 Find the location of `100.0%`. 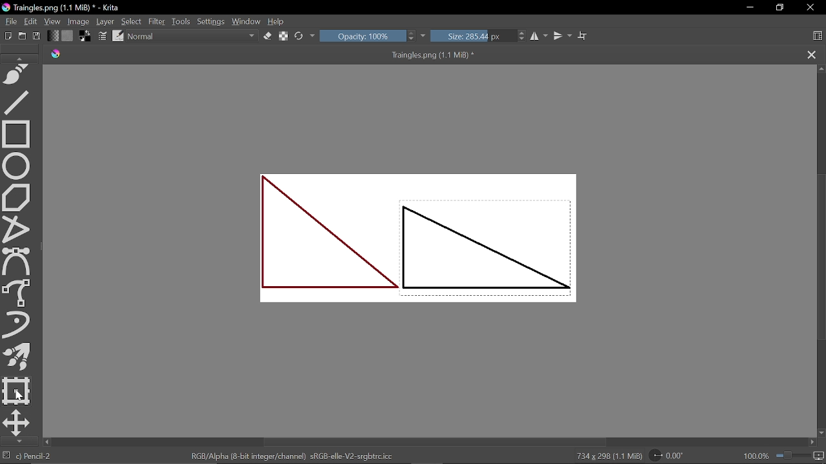

100.0% is located at coordinates (784, 456).